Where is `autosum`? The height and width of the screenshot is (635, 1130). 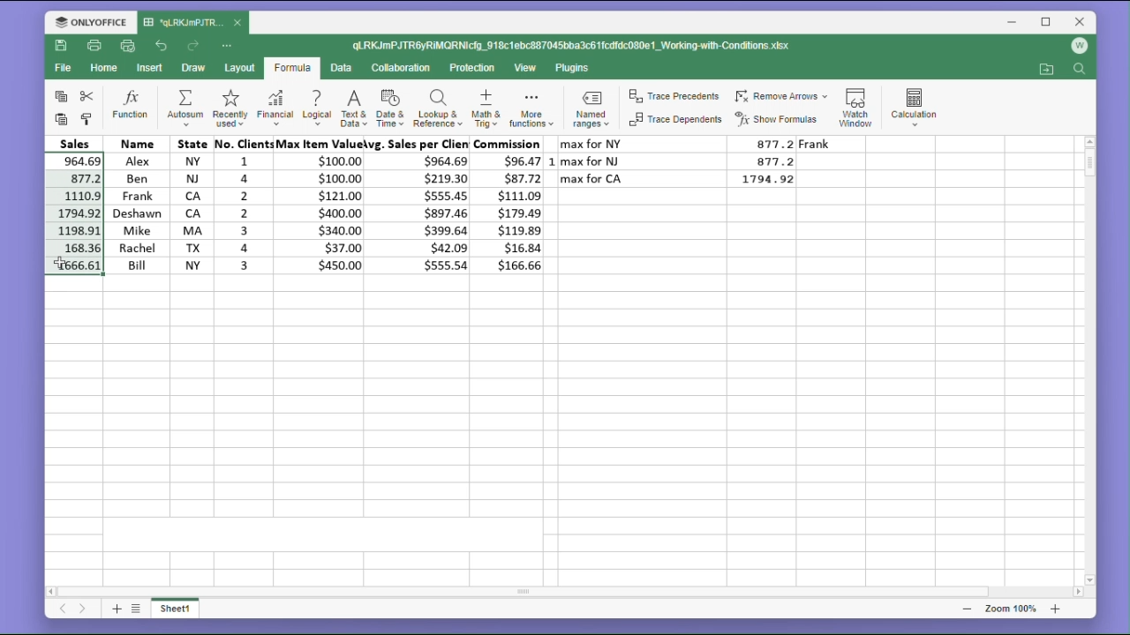 autosum is located at coordinates (185, 108).